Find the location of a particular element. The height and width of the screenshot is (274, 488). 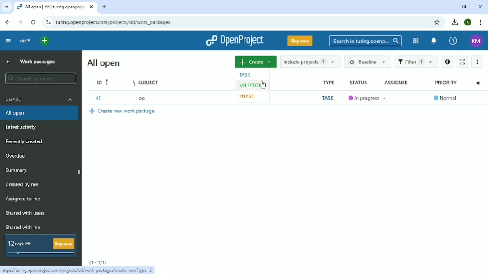

Search by name is located at coordinates (41, 78).